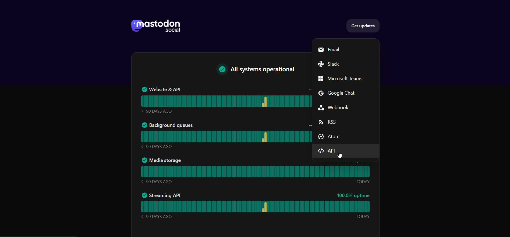 The image size is (510, 237). What do you see at coordinates (332, 151) in the screenshot?
I see `API` at bounding box center [332, 151].